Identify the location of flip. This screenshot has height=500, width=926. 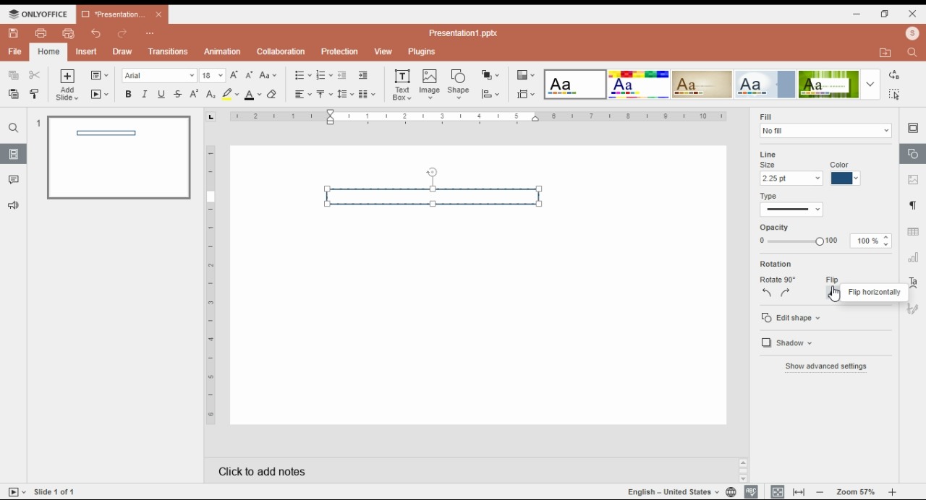
(832, 280).